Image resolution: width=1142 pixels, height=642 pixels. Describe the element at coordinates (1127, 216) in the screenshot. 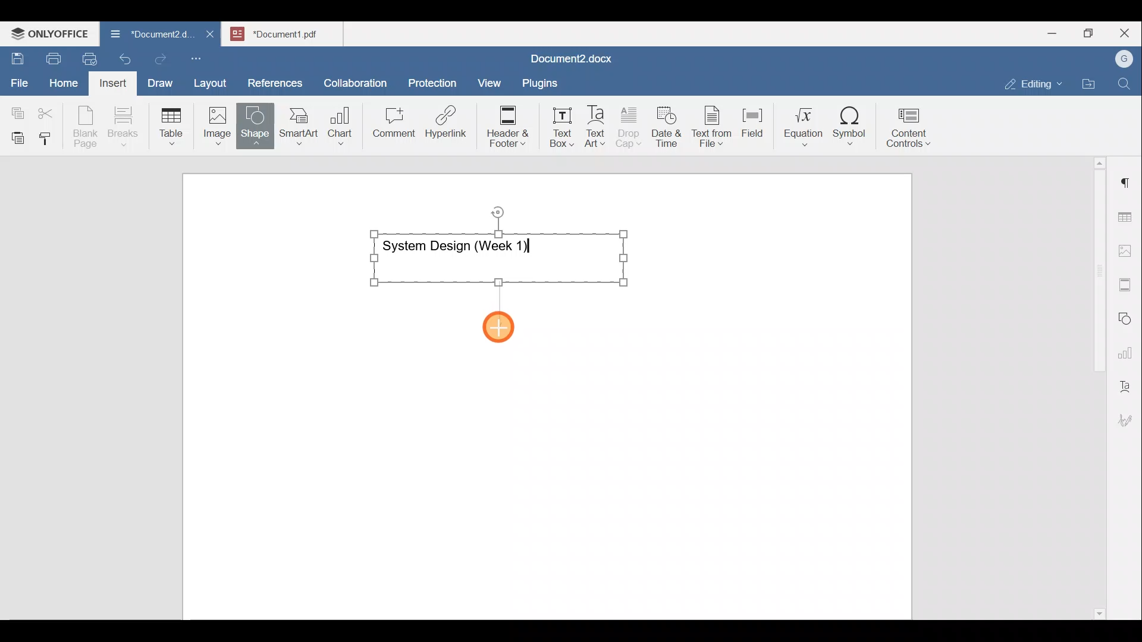

I see `Table settings` at that location.